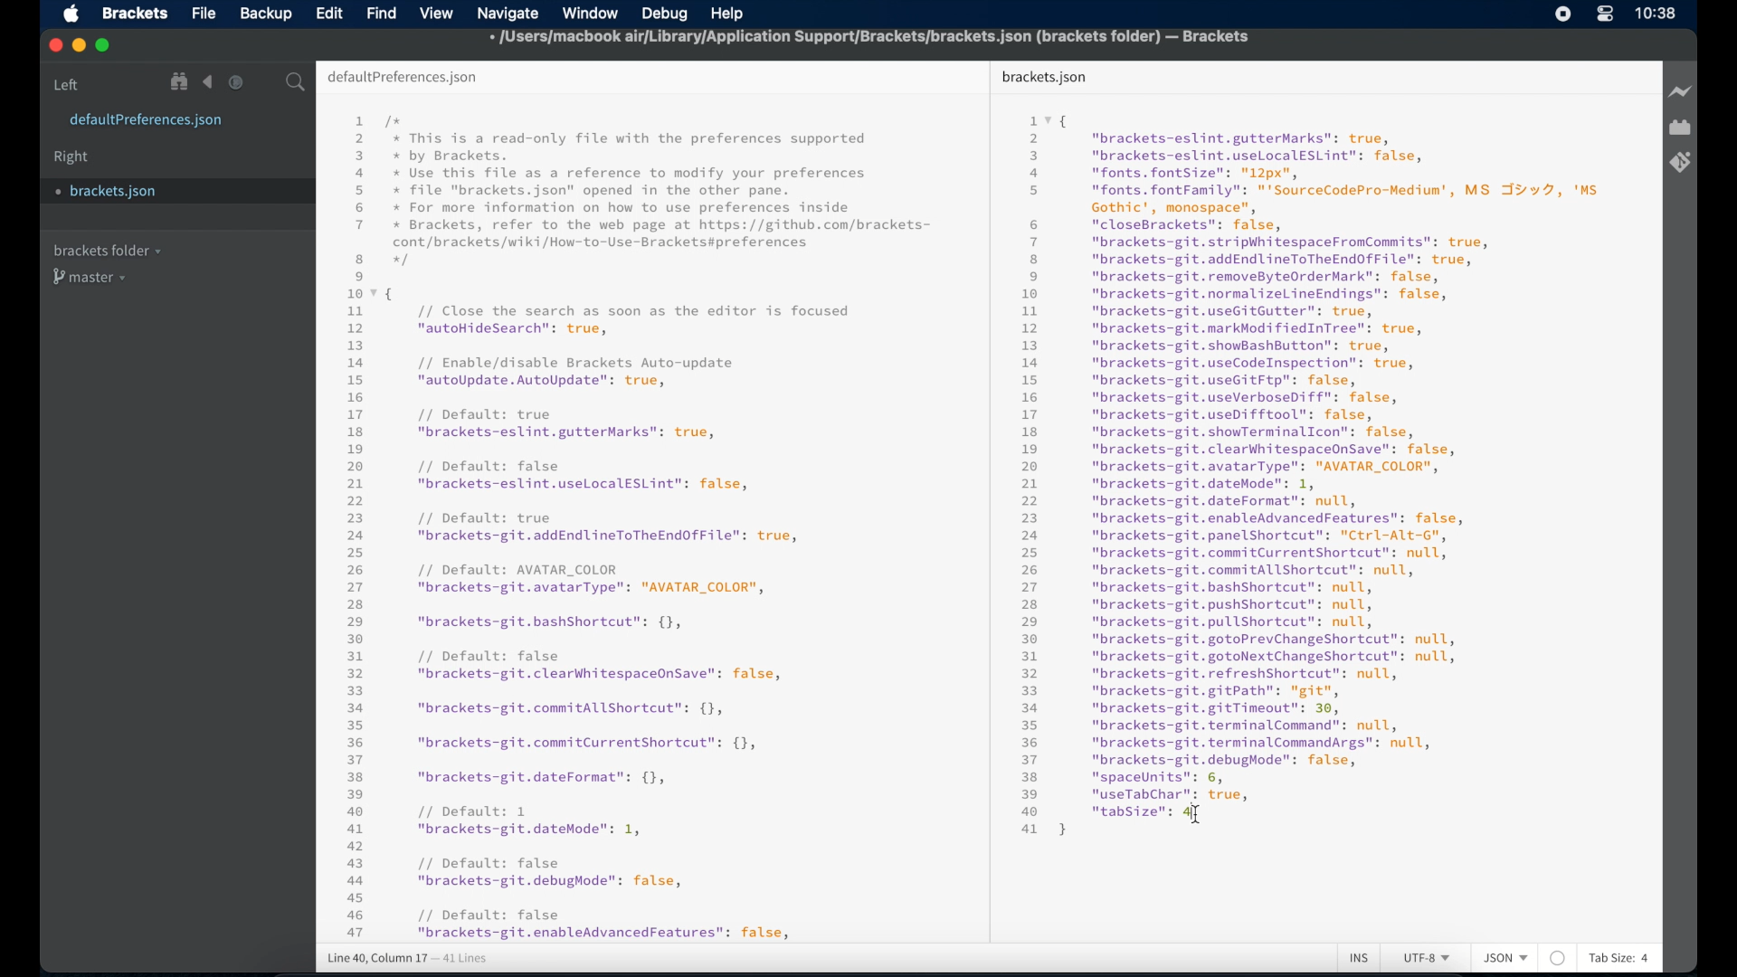 This screenshot has width=1737, height=977. I want to click on I beam cursor, so click(1199, 812).